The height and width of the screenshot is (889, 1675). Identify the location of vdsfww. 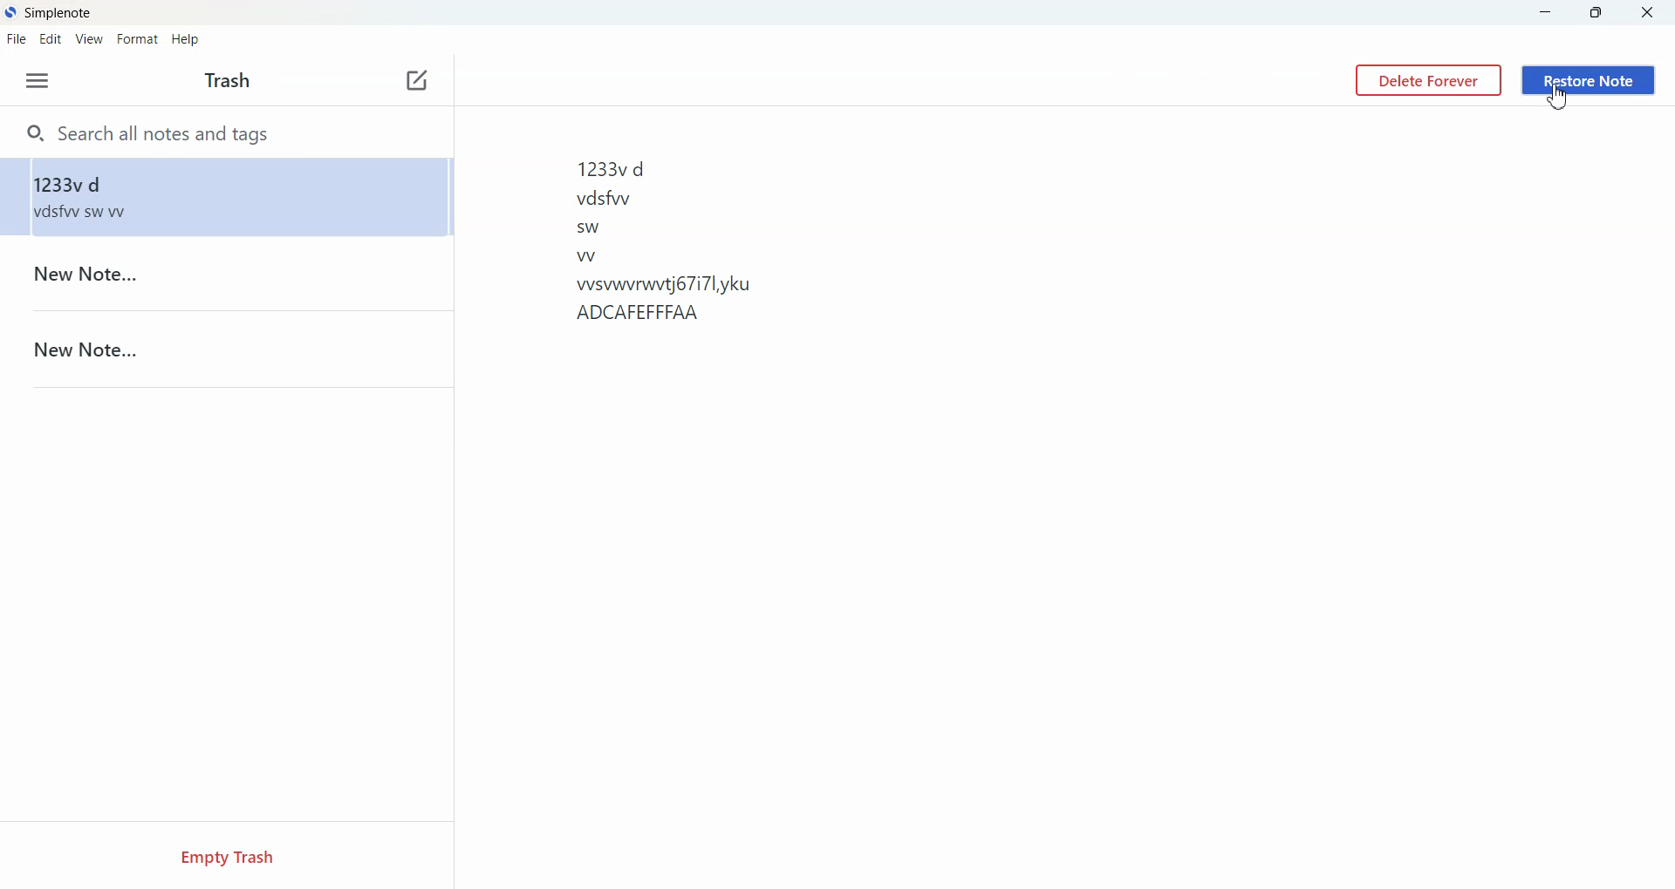
(605, 199).